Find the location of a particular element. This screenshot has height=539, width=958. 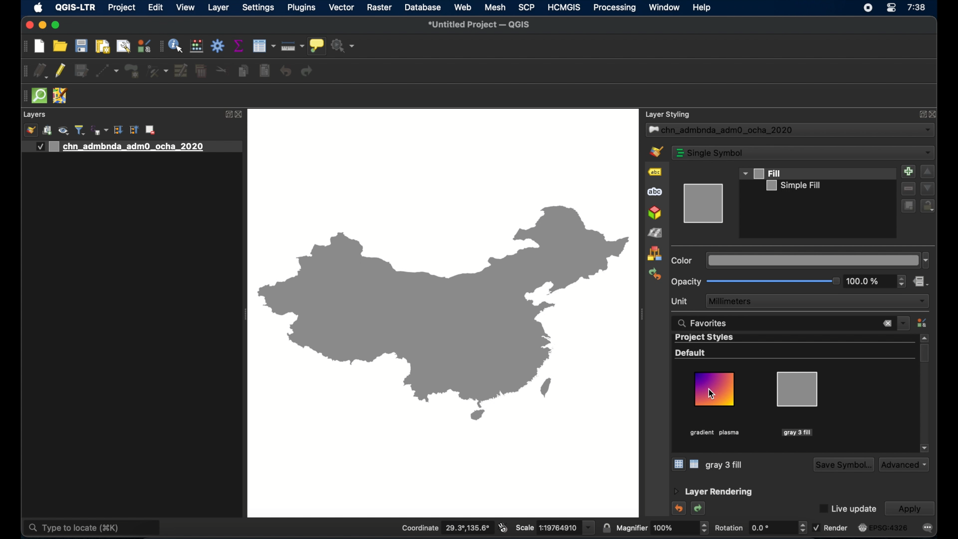

preview is located at coordinates (704, 204).